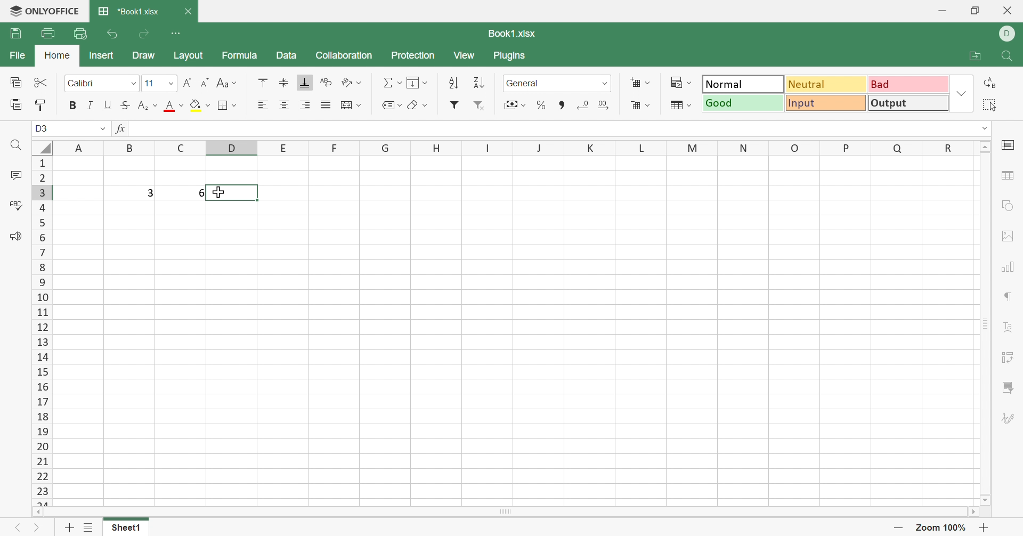  What do you see at coordinates (352, 82) in the screenshot?
I see `Orientation` at bounding box center [352, 82].